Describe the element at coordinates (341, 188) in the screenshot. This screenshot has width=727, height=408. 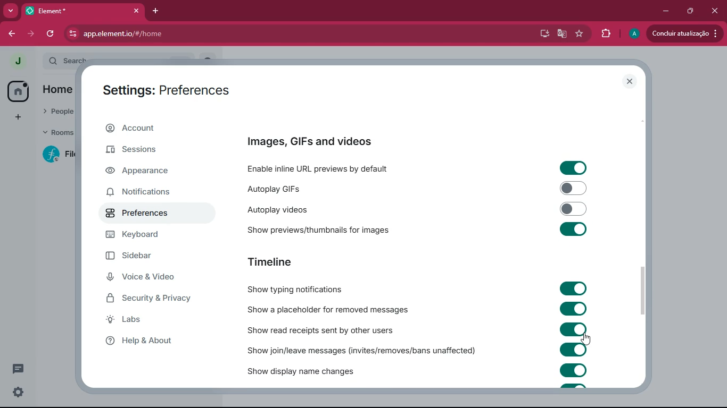
I see `autoplay GIFs` at that location.